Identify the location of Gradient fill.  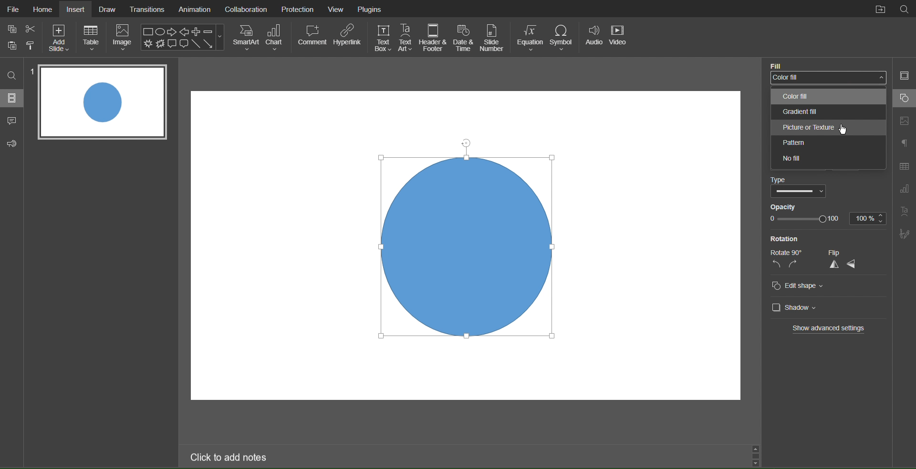
(826, 113).